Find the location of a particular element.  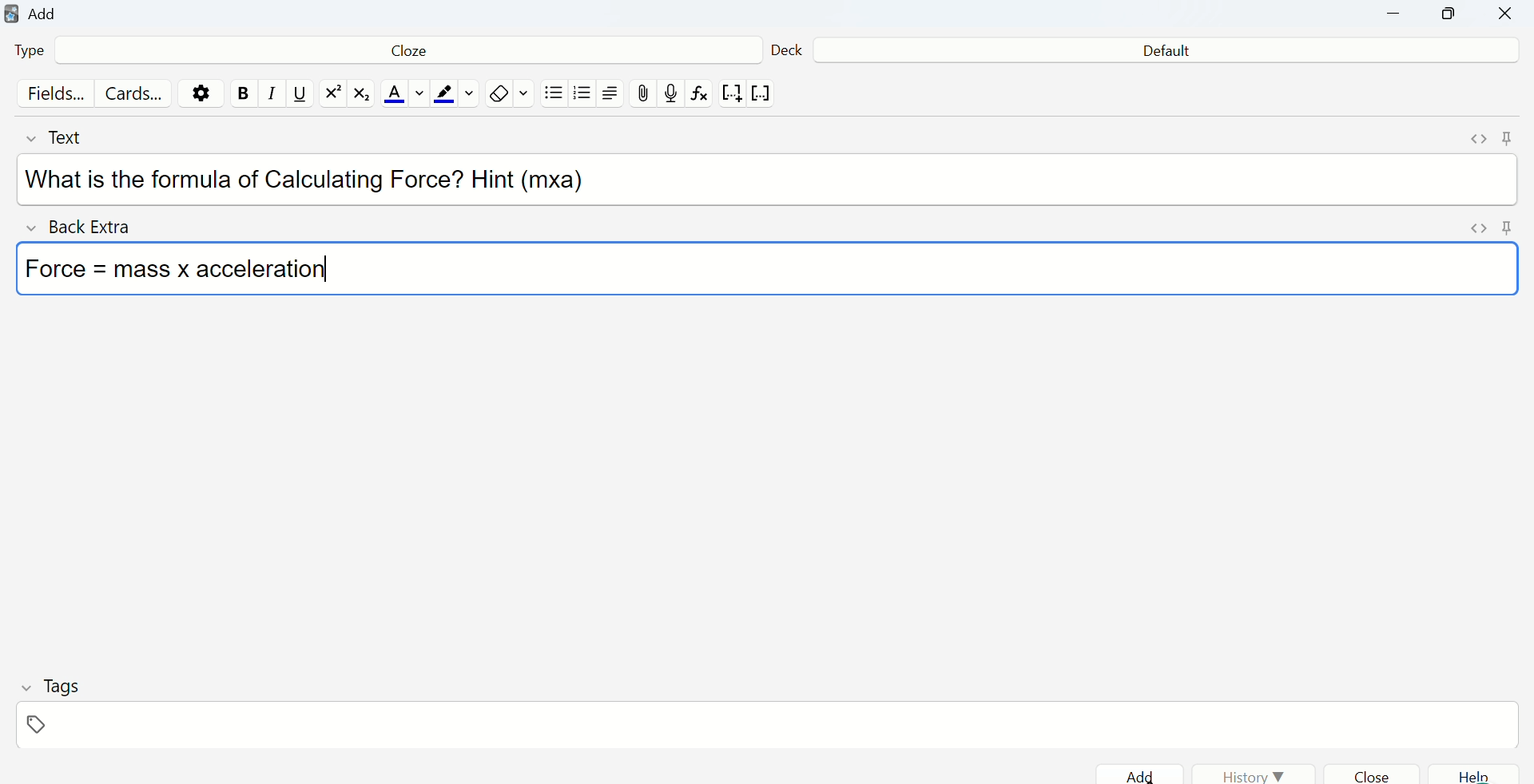

History is located at coordinates (1254, 771).